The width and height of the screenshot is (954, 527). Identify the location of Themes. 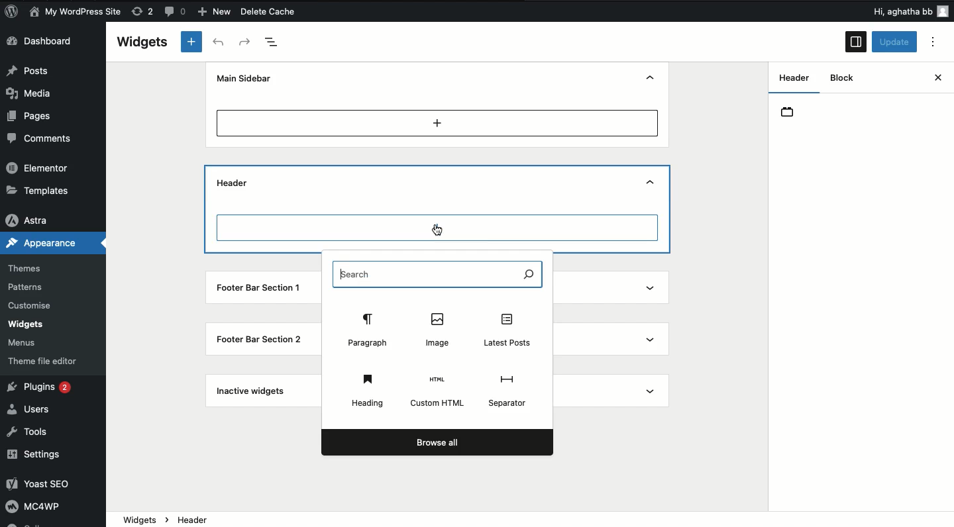
(32, 265).